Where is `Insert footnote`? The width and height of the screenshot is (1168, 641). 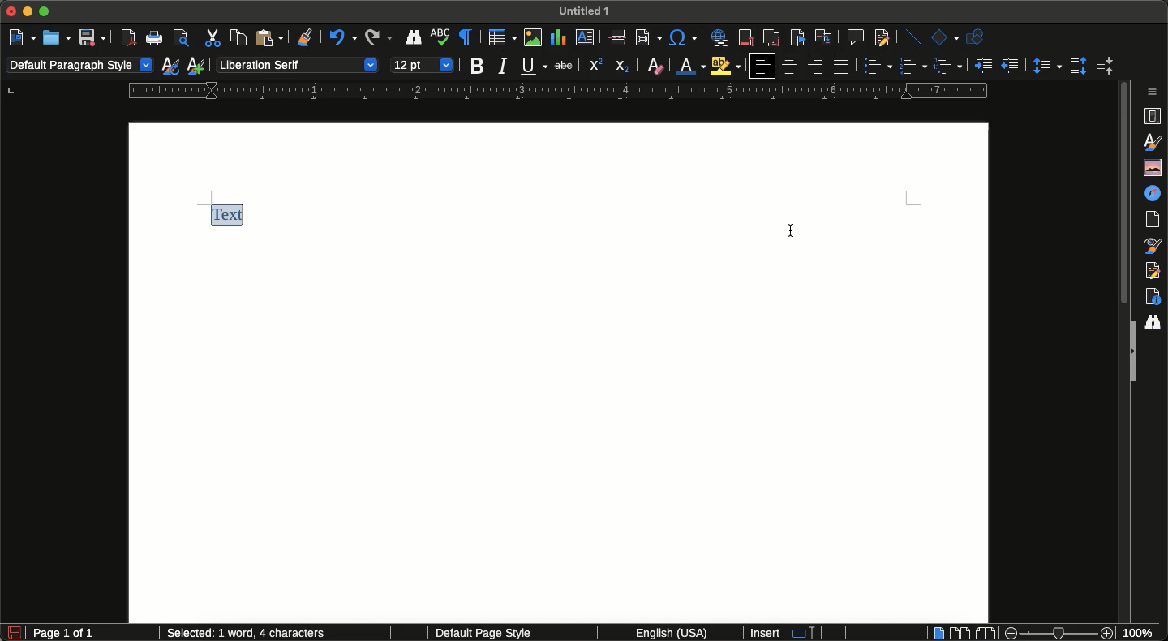
Insert footnote is located at coordinates (746, 39).